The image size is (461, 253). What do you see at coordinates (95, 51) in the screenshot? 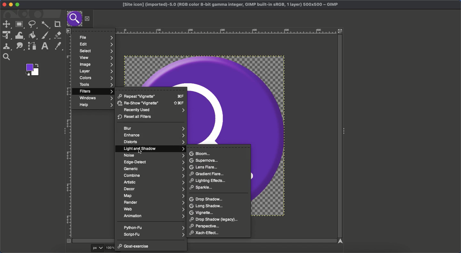
I see `Select` at bounding box center [95, 51].